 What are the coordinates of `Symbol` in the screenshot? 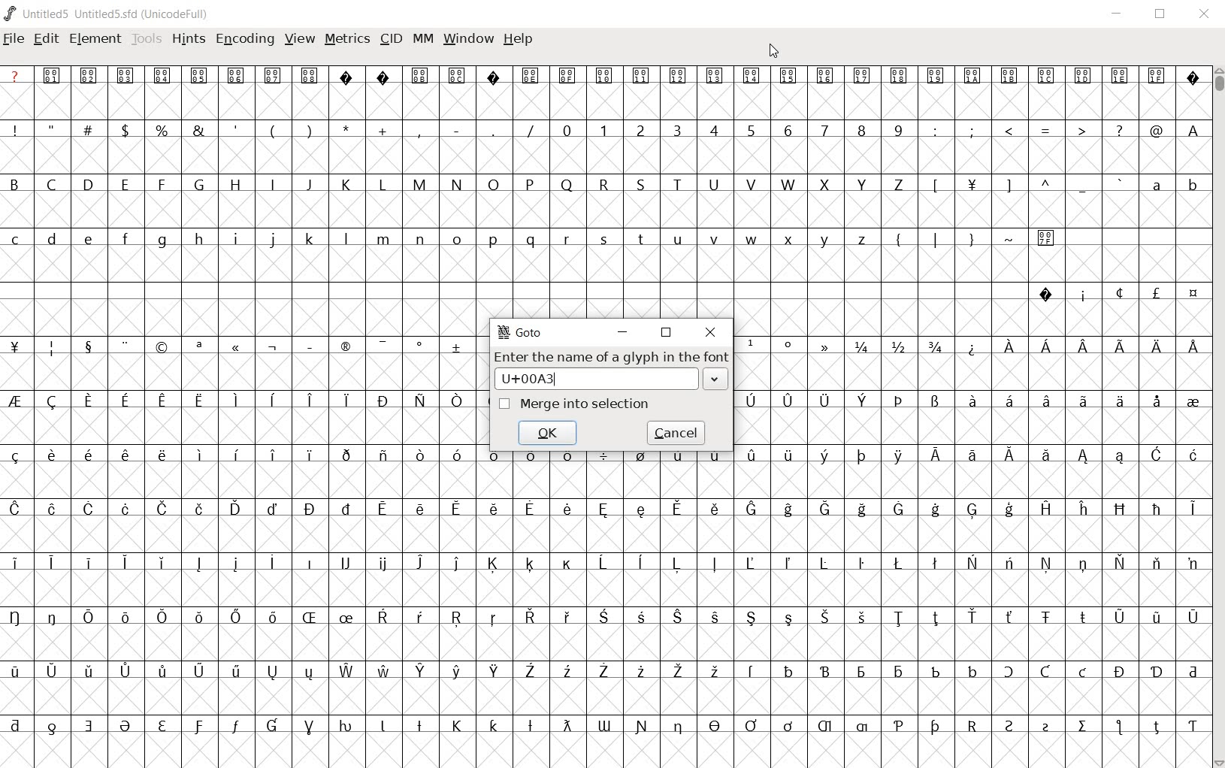 It's located at (530, 727).